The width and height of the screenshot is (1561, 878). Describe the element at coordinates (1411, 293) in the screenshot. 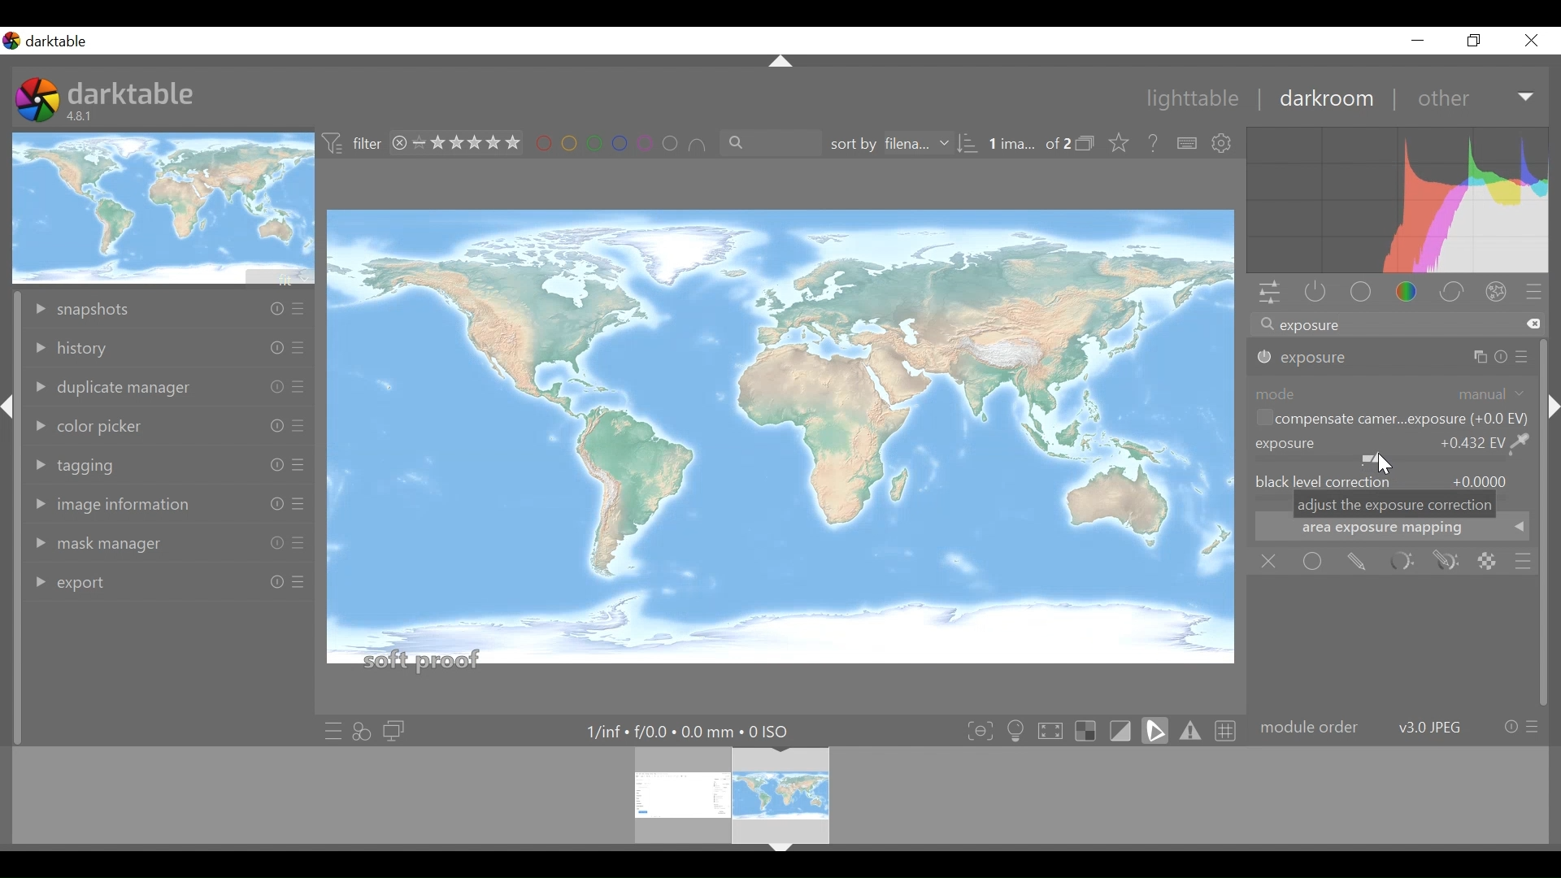

I see `color` at that location.